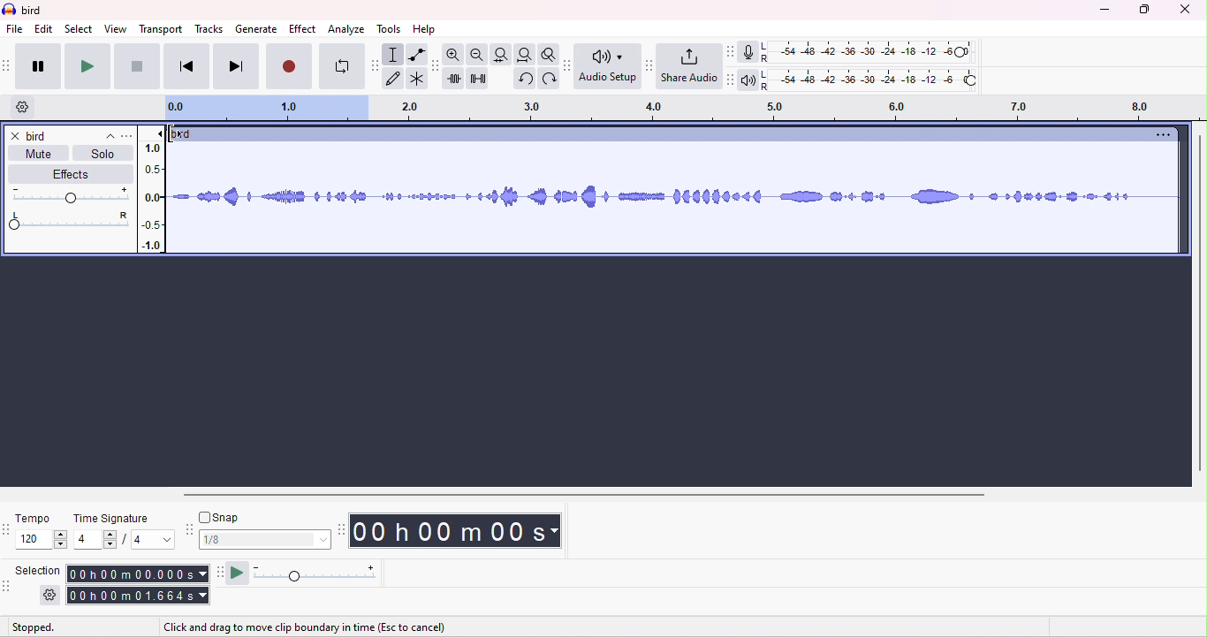 This screenshot has width=1207, height=638. I want to click on zoom in, so click(478, 55).